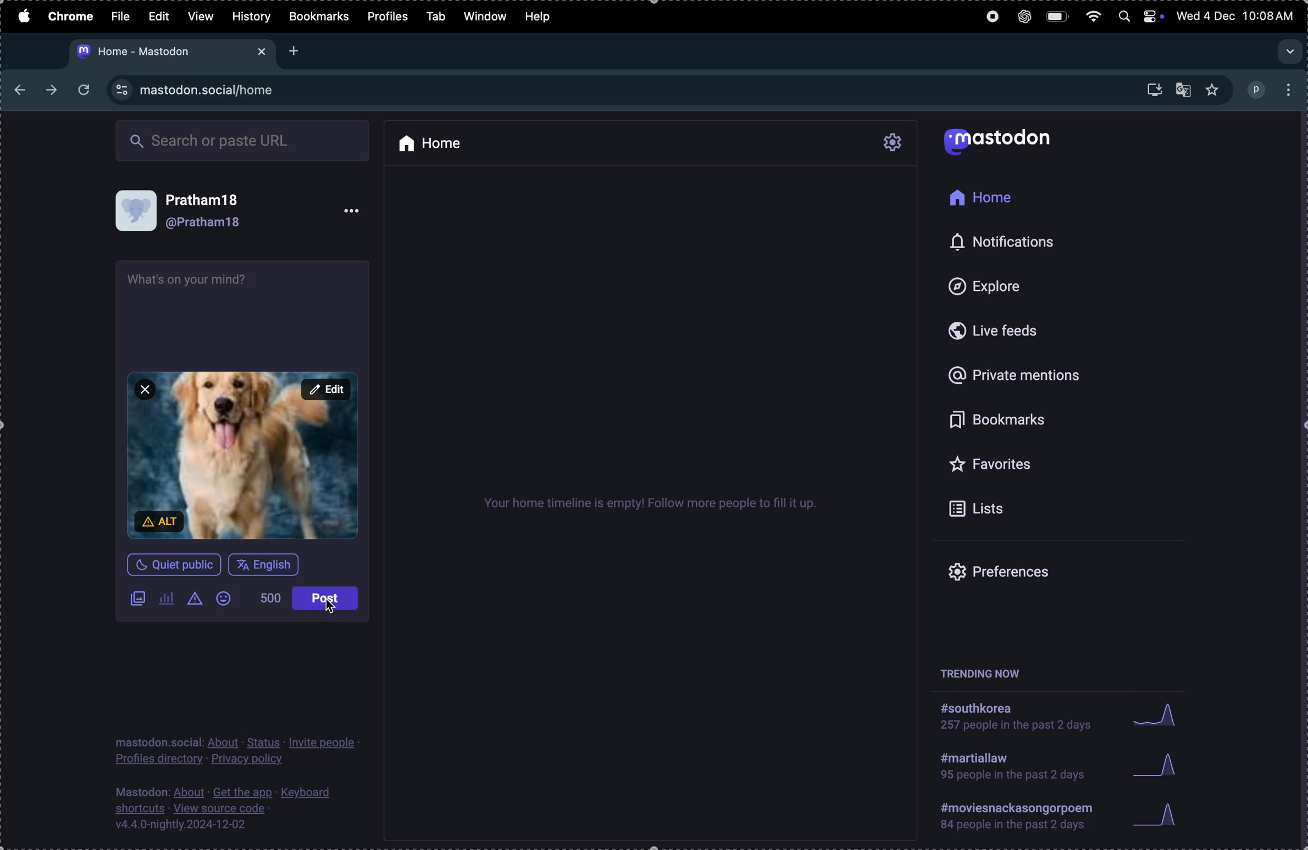 Image resolution: width=1308 pixels, height=850 pixels. What do you see at coordinates (251, 16) in the screenshot?
I see `History` at bounding box center [251, 16].